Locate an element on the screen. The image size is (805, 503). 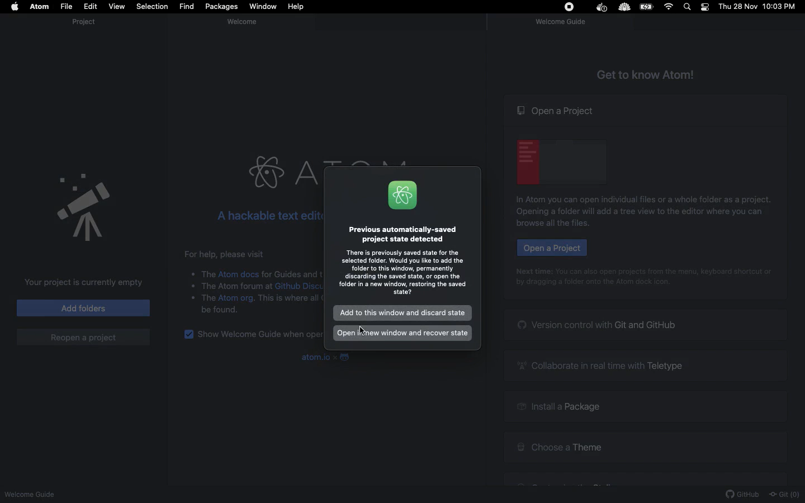
Open a project is located at coordinates (551, 248).